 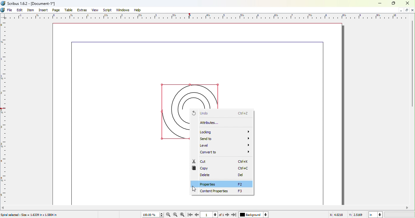 I want to click on Zoom to 100%, so click(x=176, y=215).